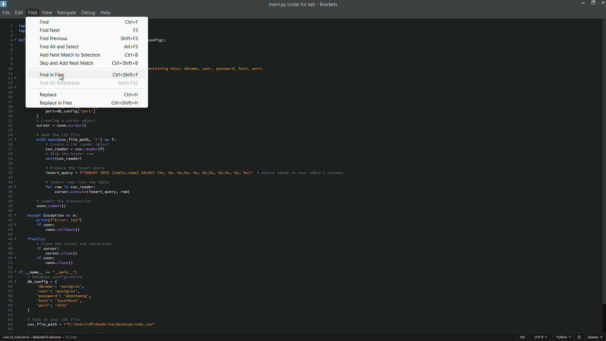 The height and width of the screenshot is (341, 606). What do you see at coordinates (592, 3) in the screenshot?
I see `maximize` at bounding box center [592, 3].